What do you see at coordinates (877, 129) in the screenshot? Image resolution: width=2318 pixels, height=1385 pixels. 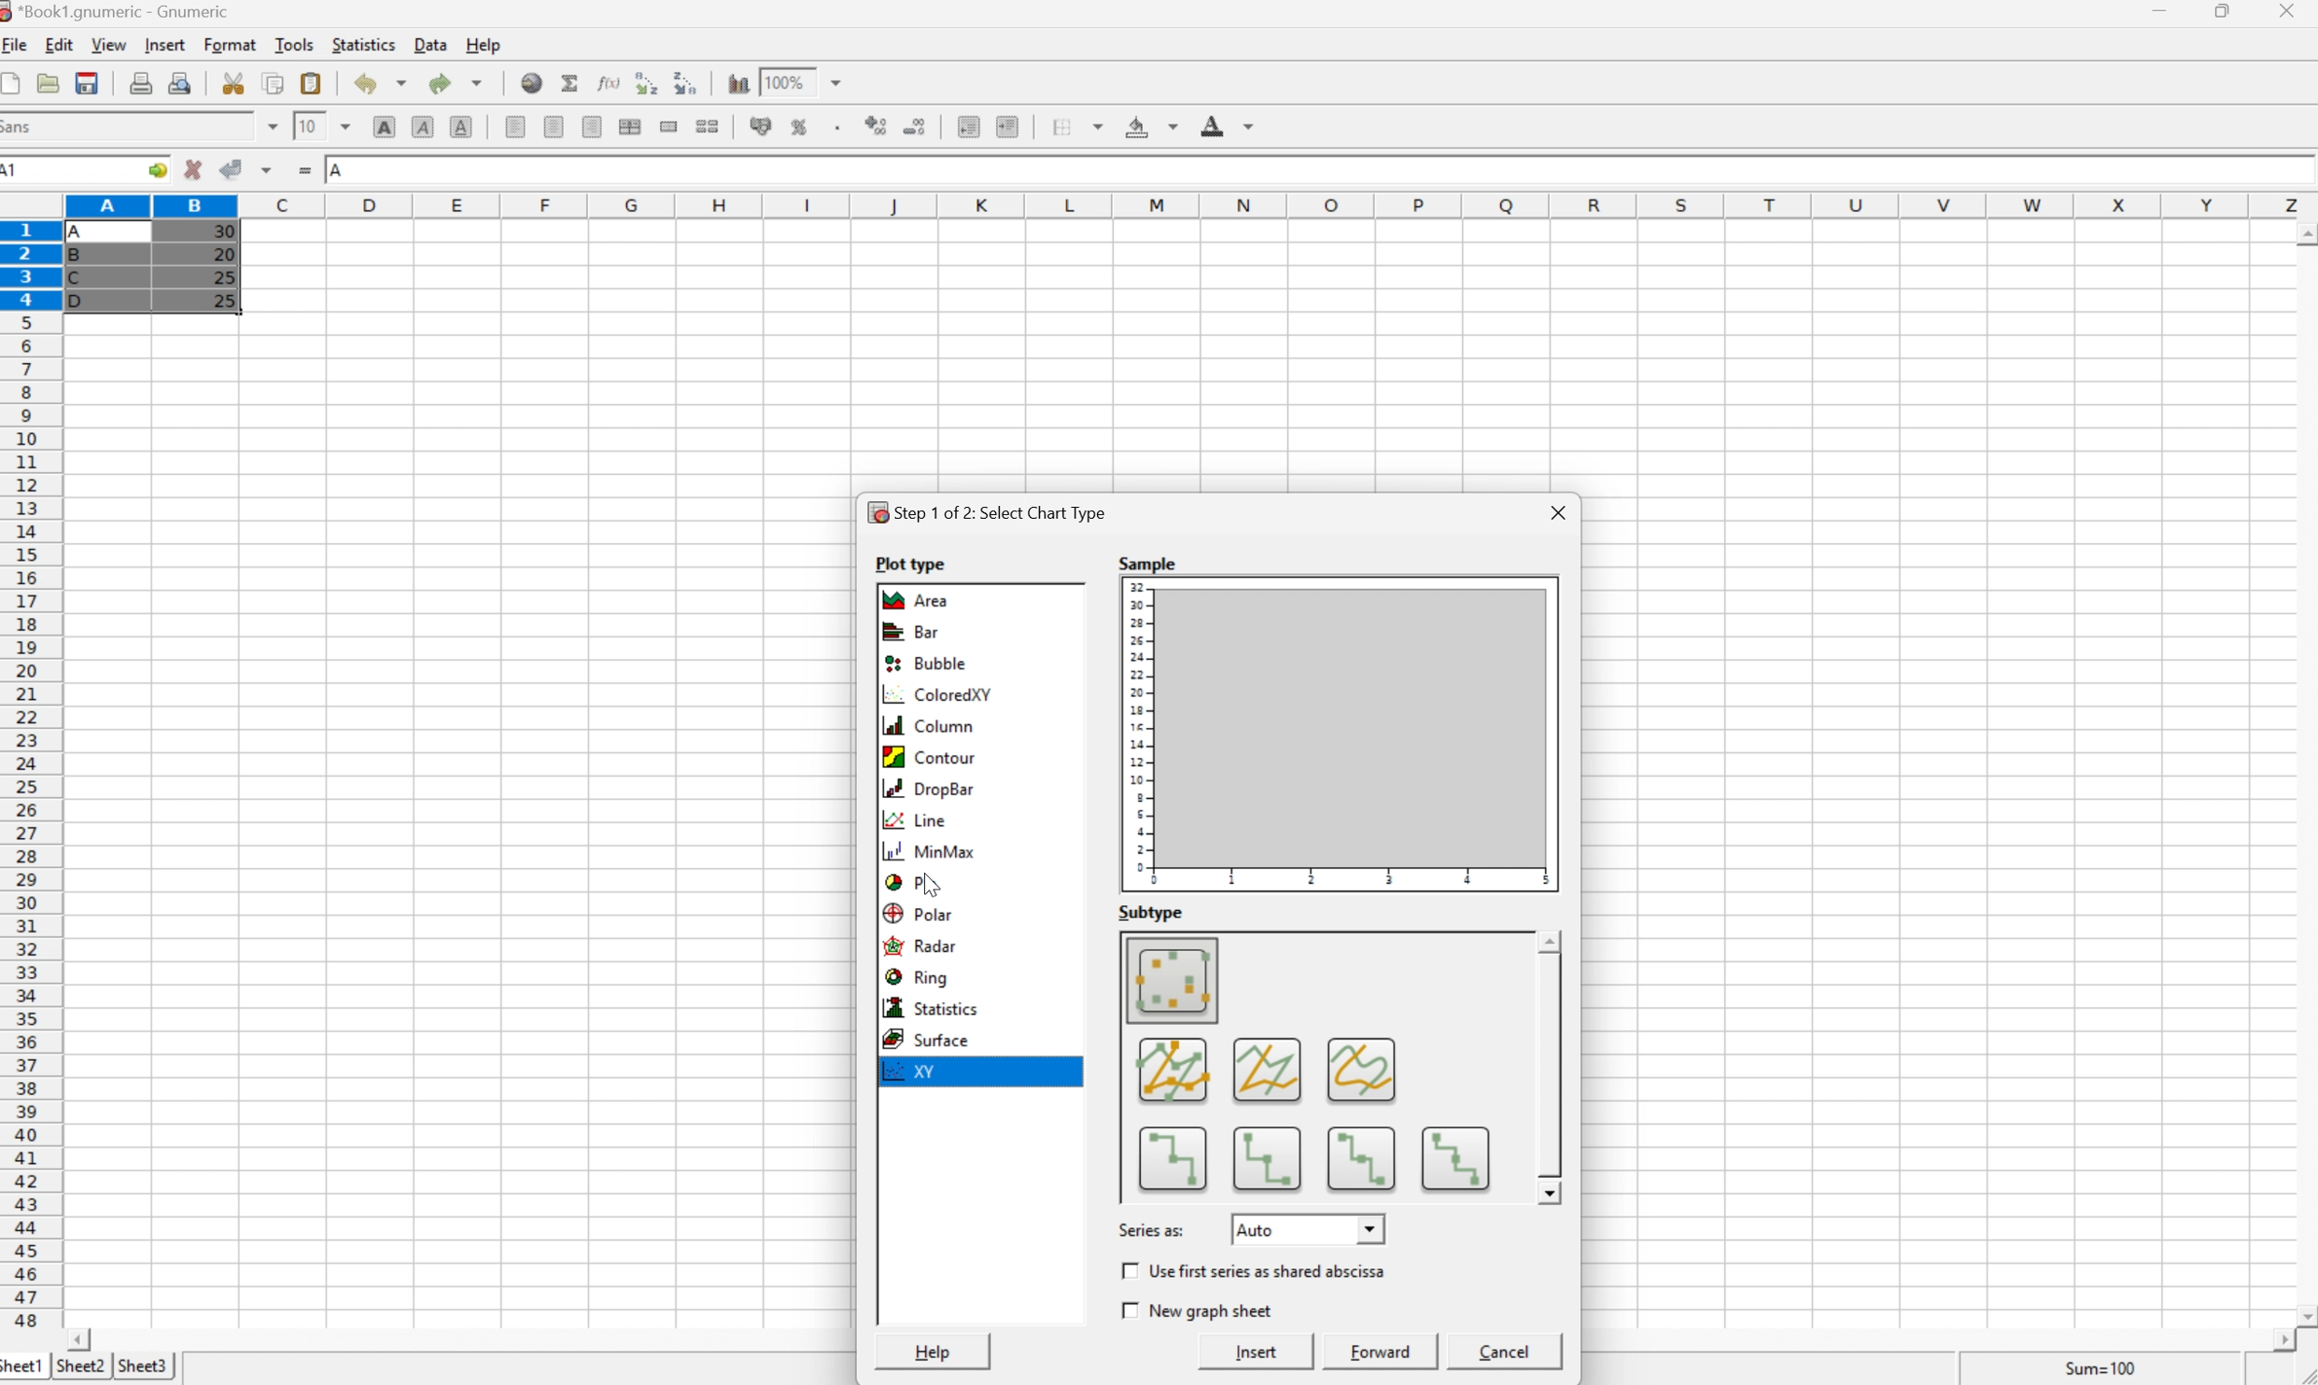 I see `Increase number of decimals displayed` at bounding box center [877, 129].